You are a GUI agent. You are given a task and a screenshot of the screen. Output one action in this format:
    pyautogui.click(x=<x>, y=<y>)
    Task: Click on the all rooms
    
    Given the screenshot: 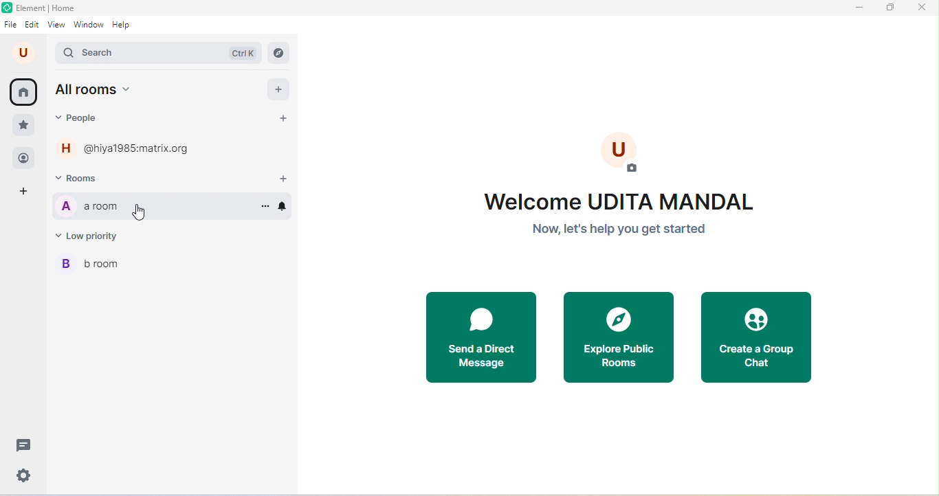 What is the action you would take?
    pyautogui.click(x=97, y=89)
    